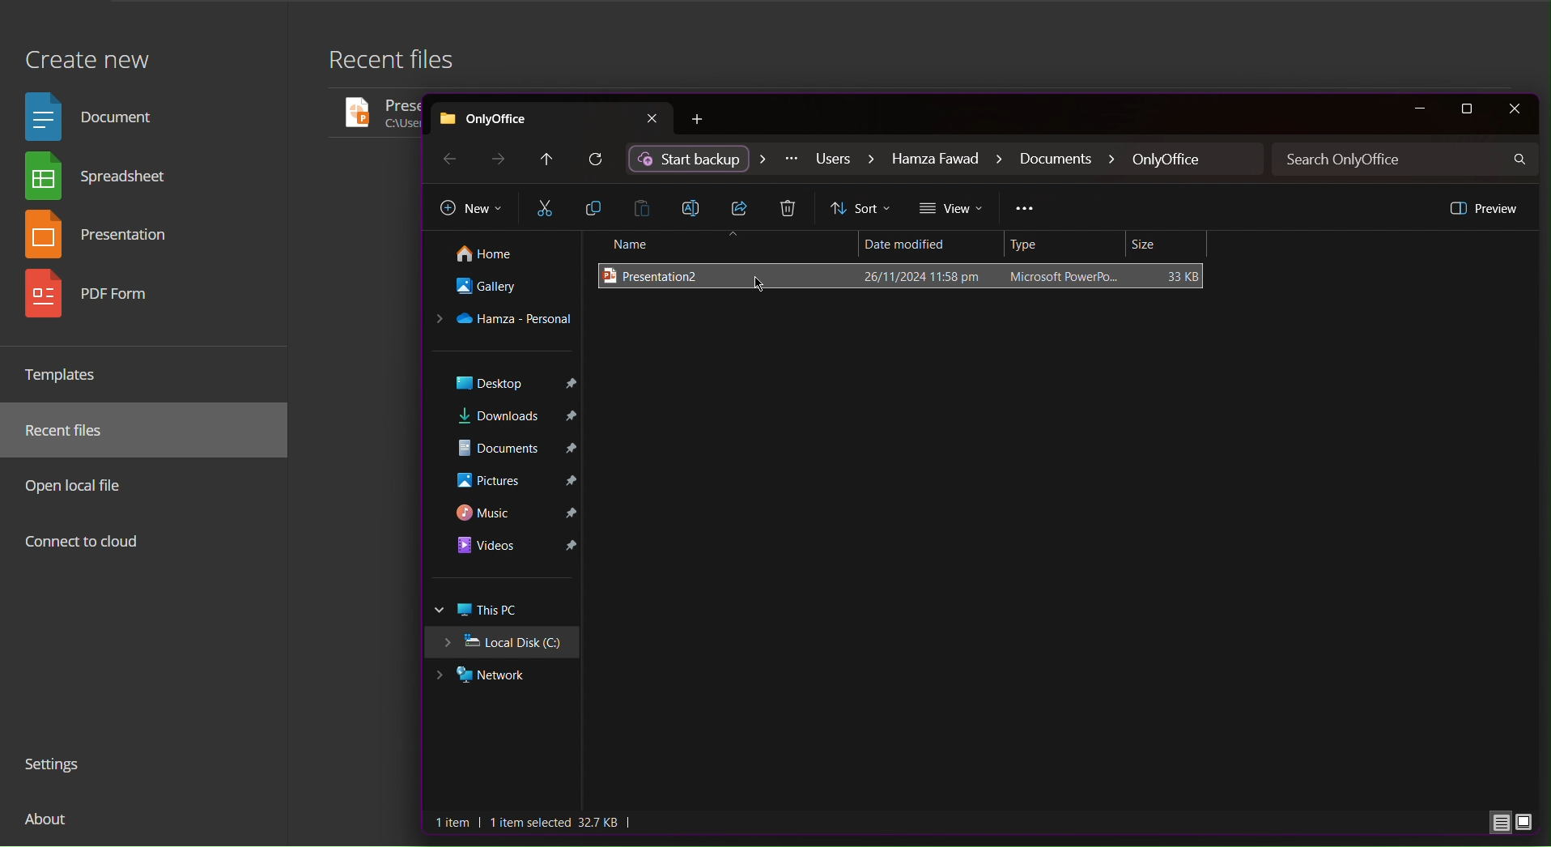 The width and height of the screenshot is (1551, 847). What do you see at coordinates (597, 160) in the screenshot?
I see `Refresh` at bounding box center [597, 160].